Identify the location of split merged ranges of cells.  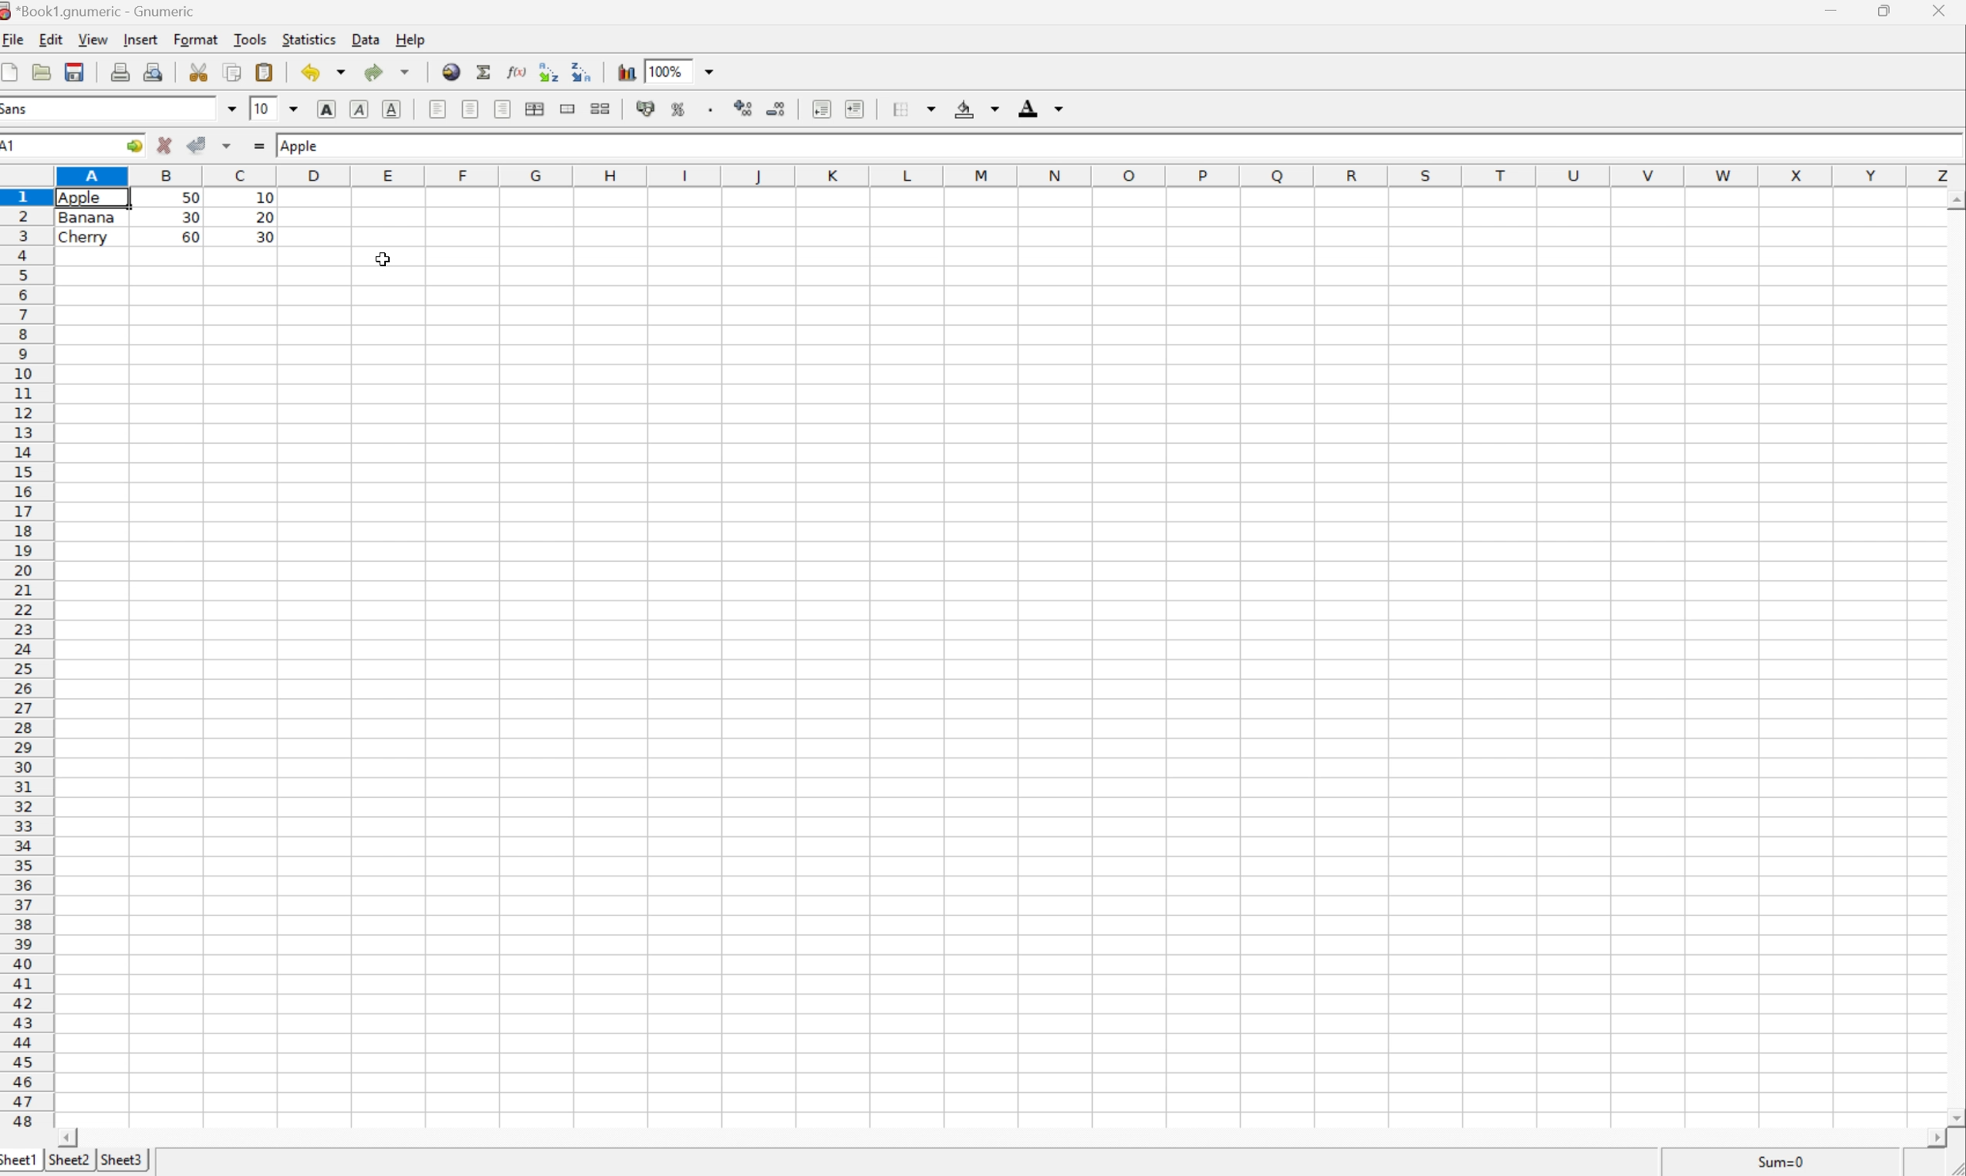
(602, 109).